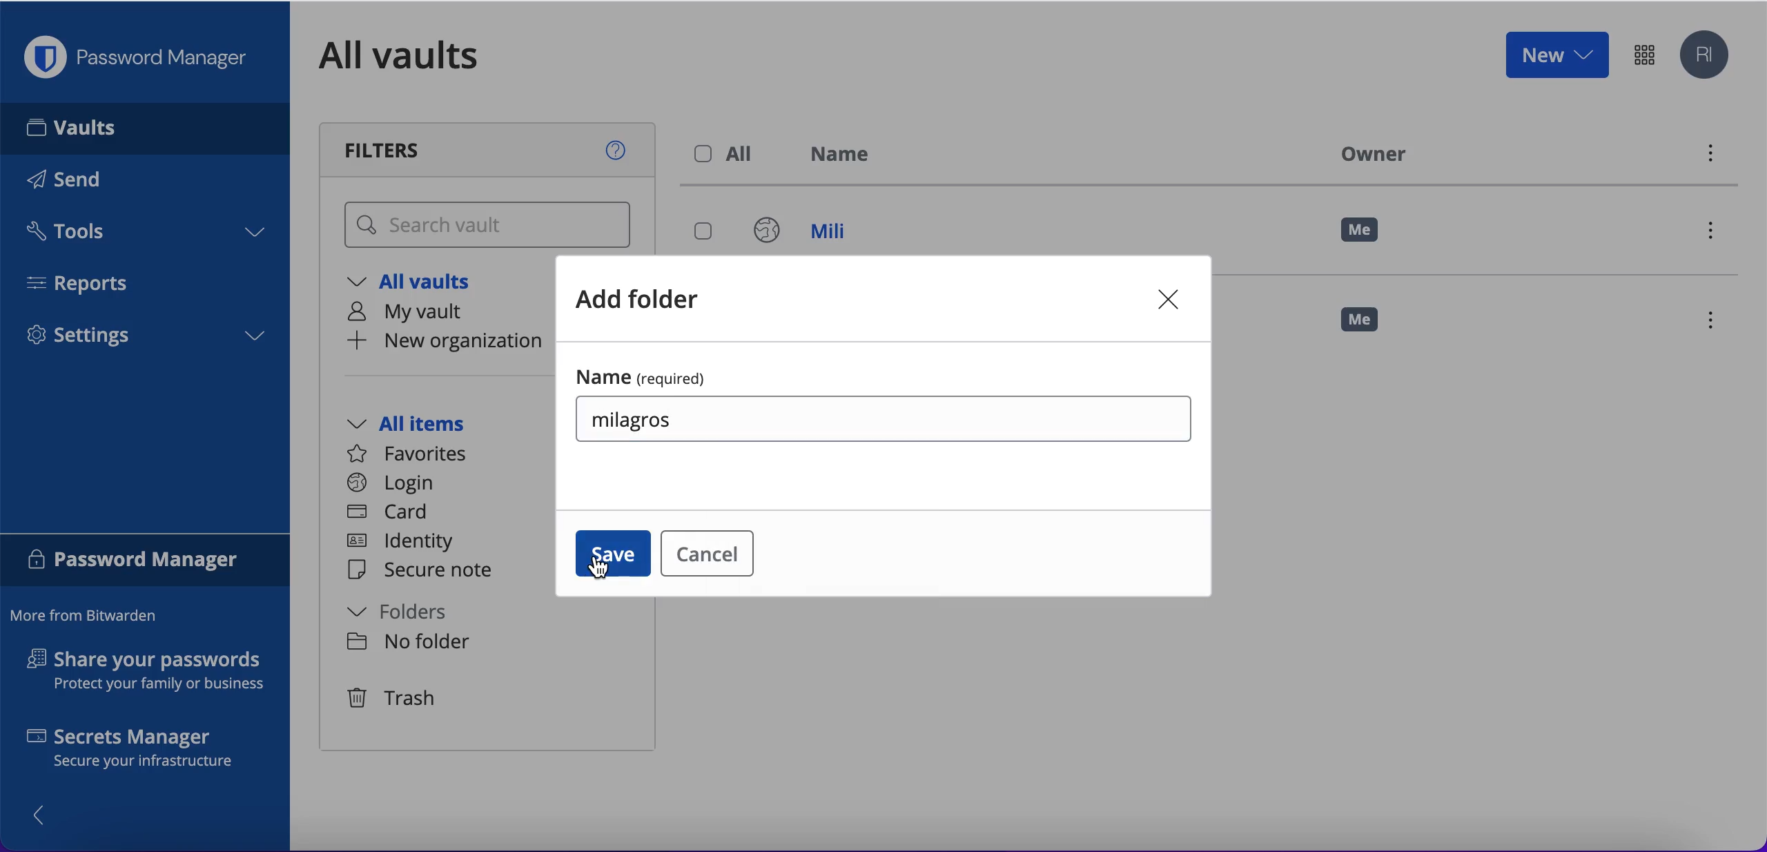 The height and width of the screenshot is (852, 1767). Describe the element at coordinates (644, 298) in the screenshot. I see `add folder` at that location.